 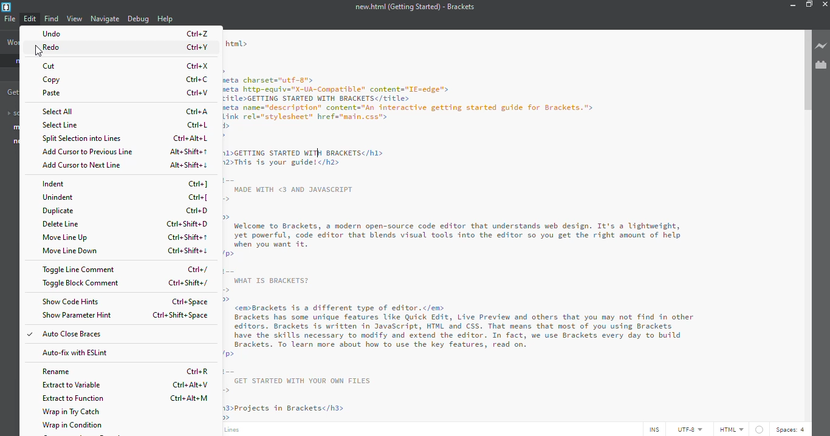 What do you see at coordinates (51, 19) in the screenshot?
I see `find` at bounding box center [51, 19].